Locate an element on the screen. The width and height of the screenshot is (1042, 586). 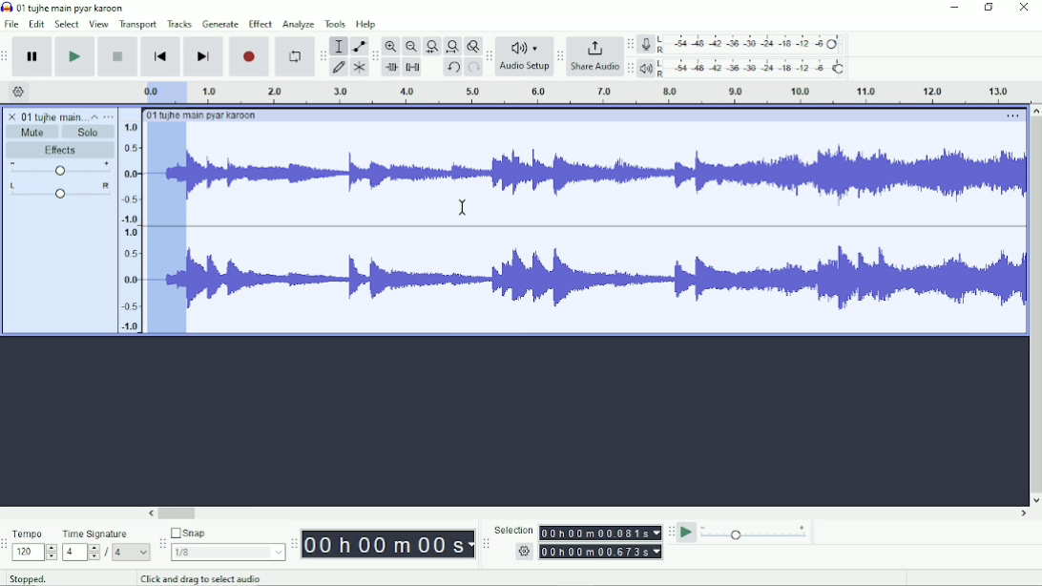
Audacity time signature toolbar is located at coordinates (7, 545).